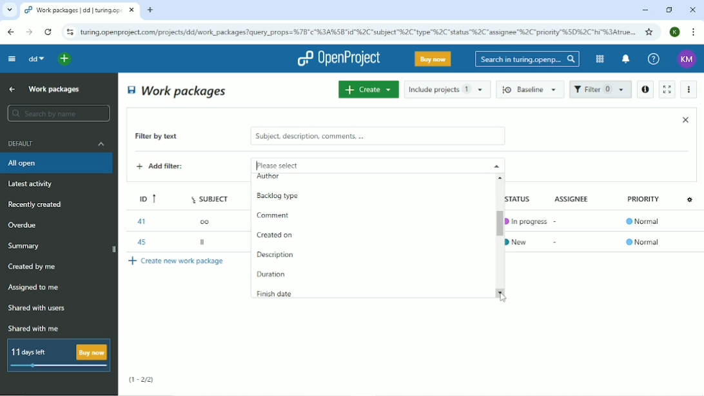 This screenshot has width=704, height=396. I want to click on Customize and control google chrome, so click(694, 32).